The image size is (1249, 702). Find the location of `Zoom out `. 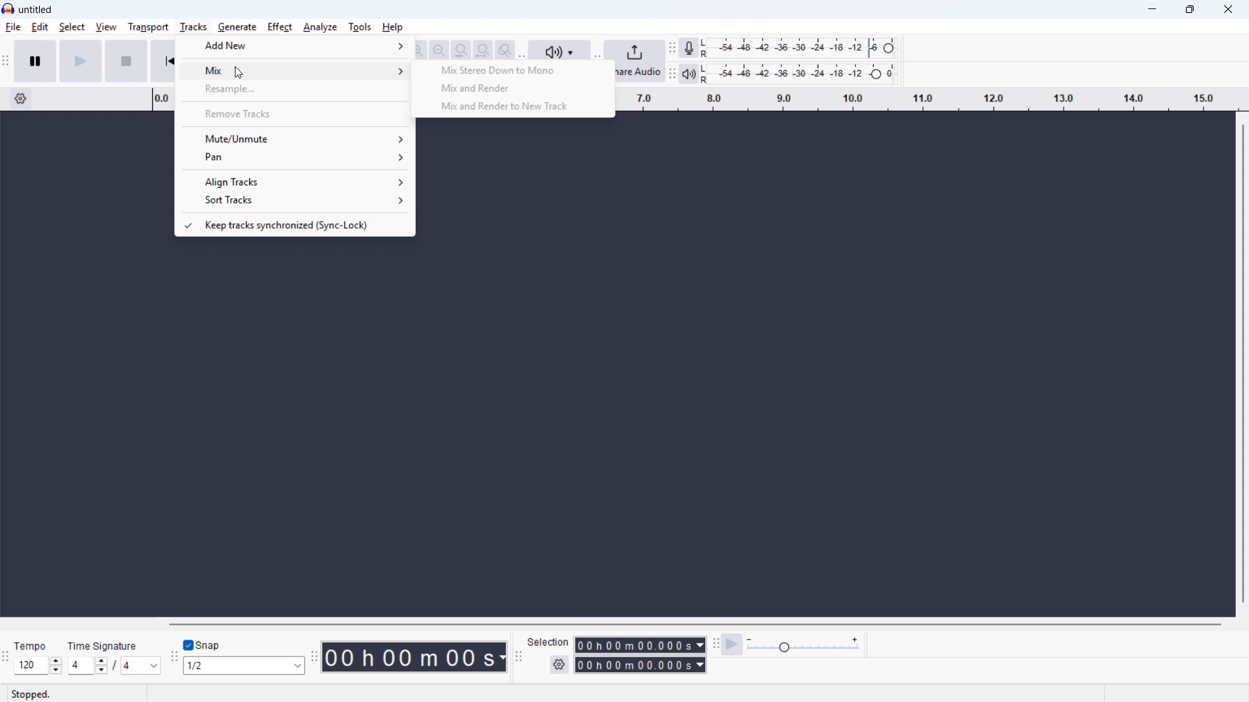

Zoom out  is located at coordinates (418, 50).